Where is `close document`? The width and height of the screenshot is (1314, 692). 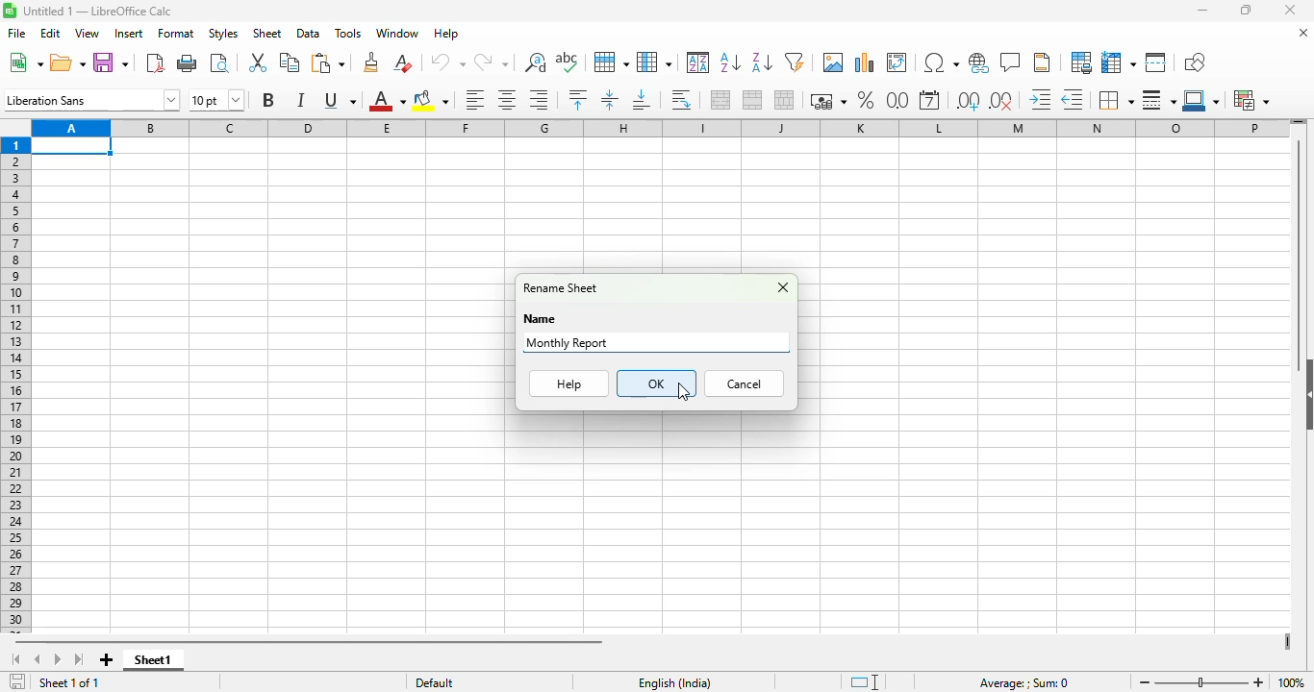
close document is located at coordinates (1302, 33).